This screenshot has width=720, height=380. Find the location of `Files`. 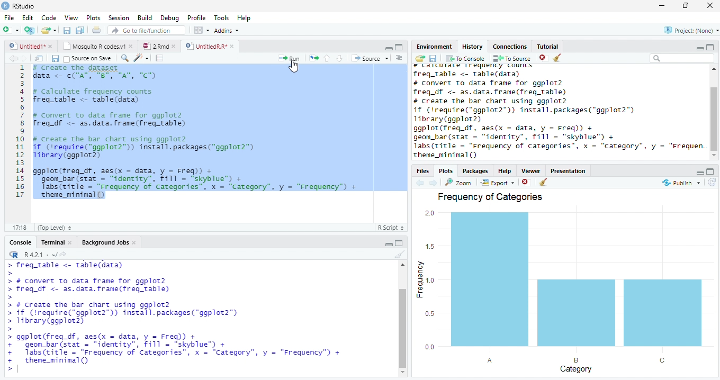

Files is located at coordinates (424, 171).